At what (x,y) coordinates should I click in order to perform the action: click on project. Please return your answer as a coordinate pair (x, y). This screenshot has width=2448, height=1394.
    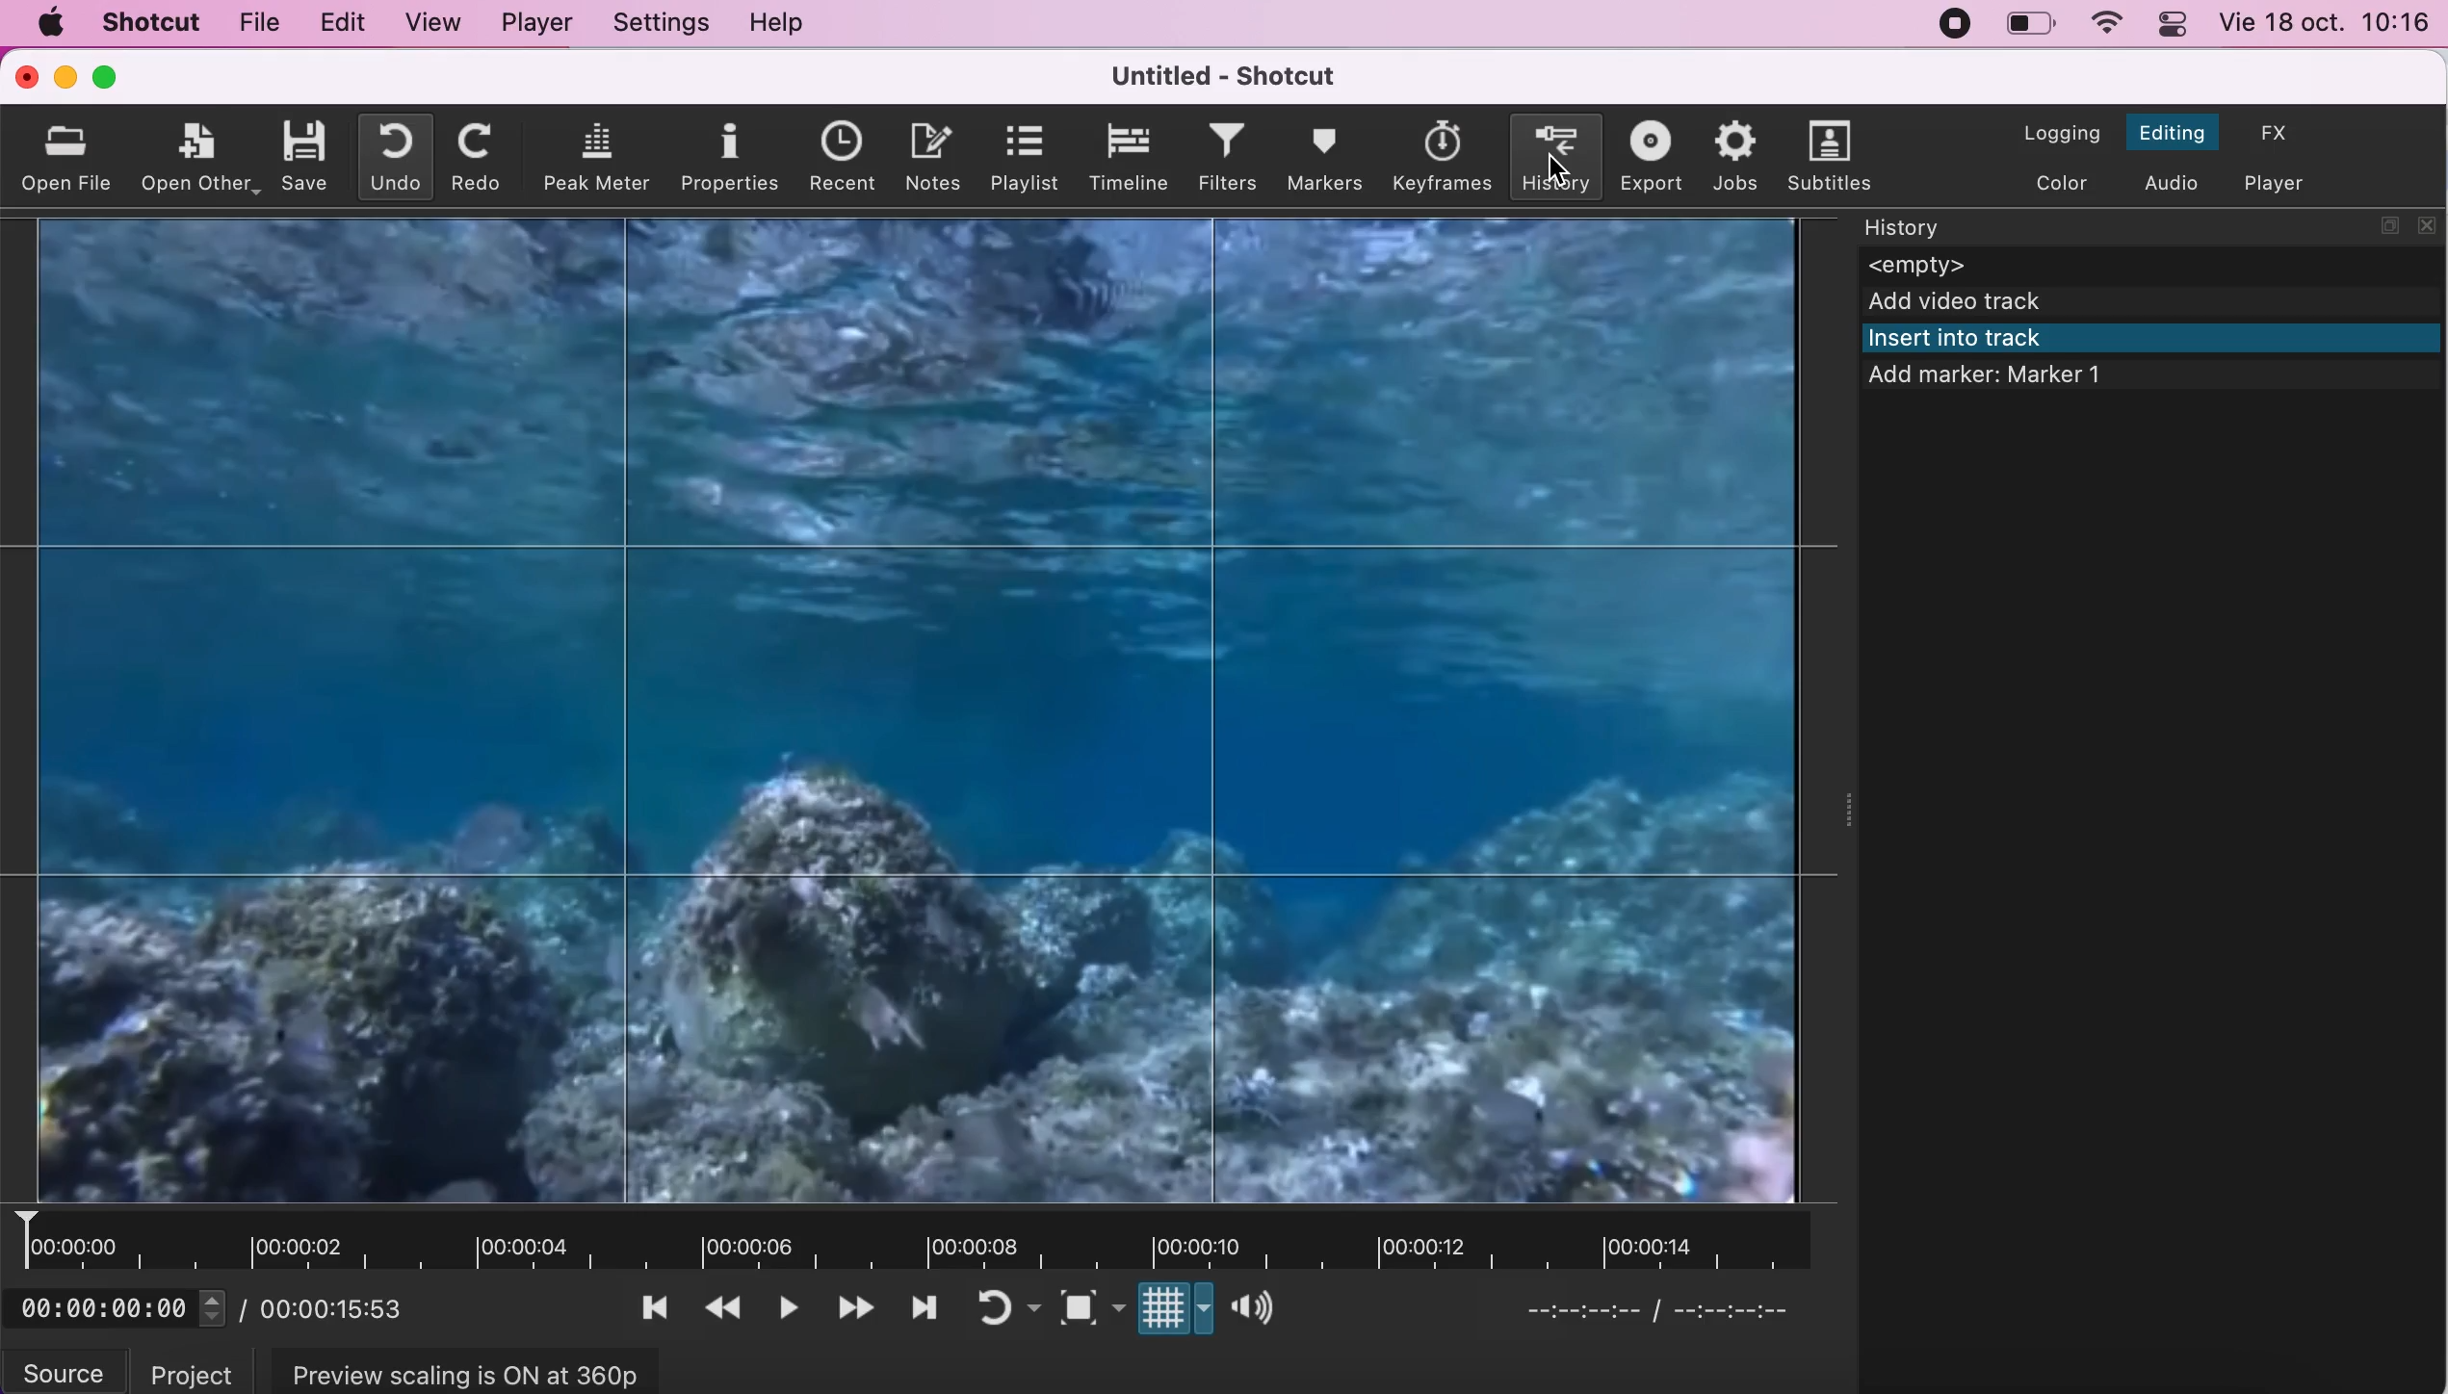
    Looking at the image, I should click on (184, 1368).